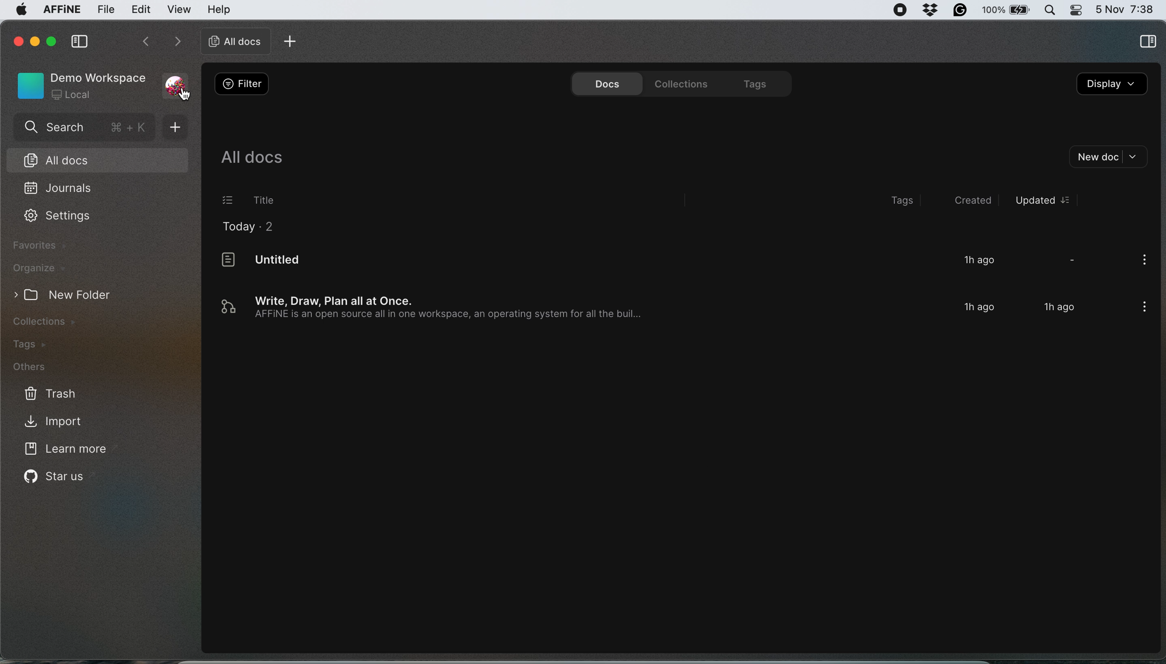 The image size is (1166, 664). What do you see at coordinates (60, 189) in the screenshot?
I see `journals` at bounding box center [60, 189].